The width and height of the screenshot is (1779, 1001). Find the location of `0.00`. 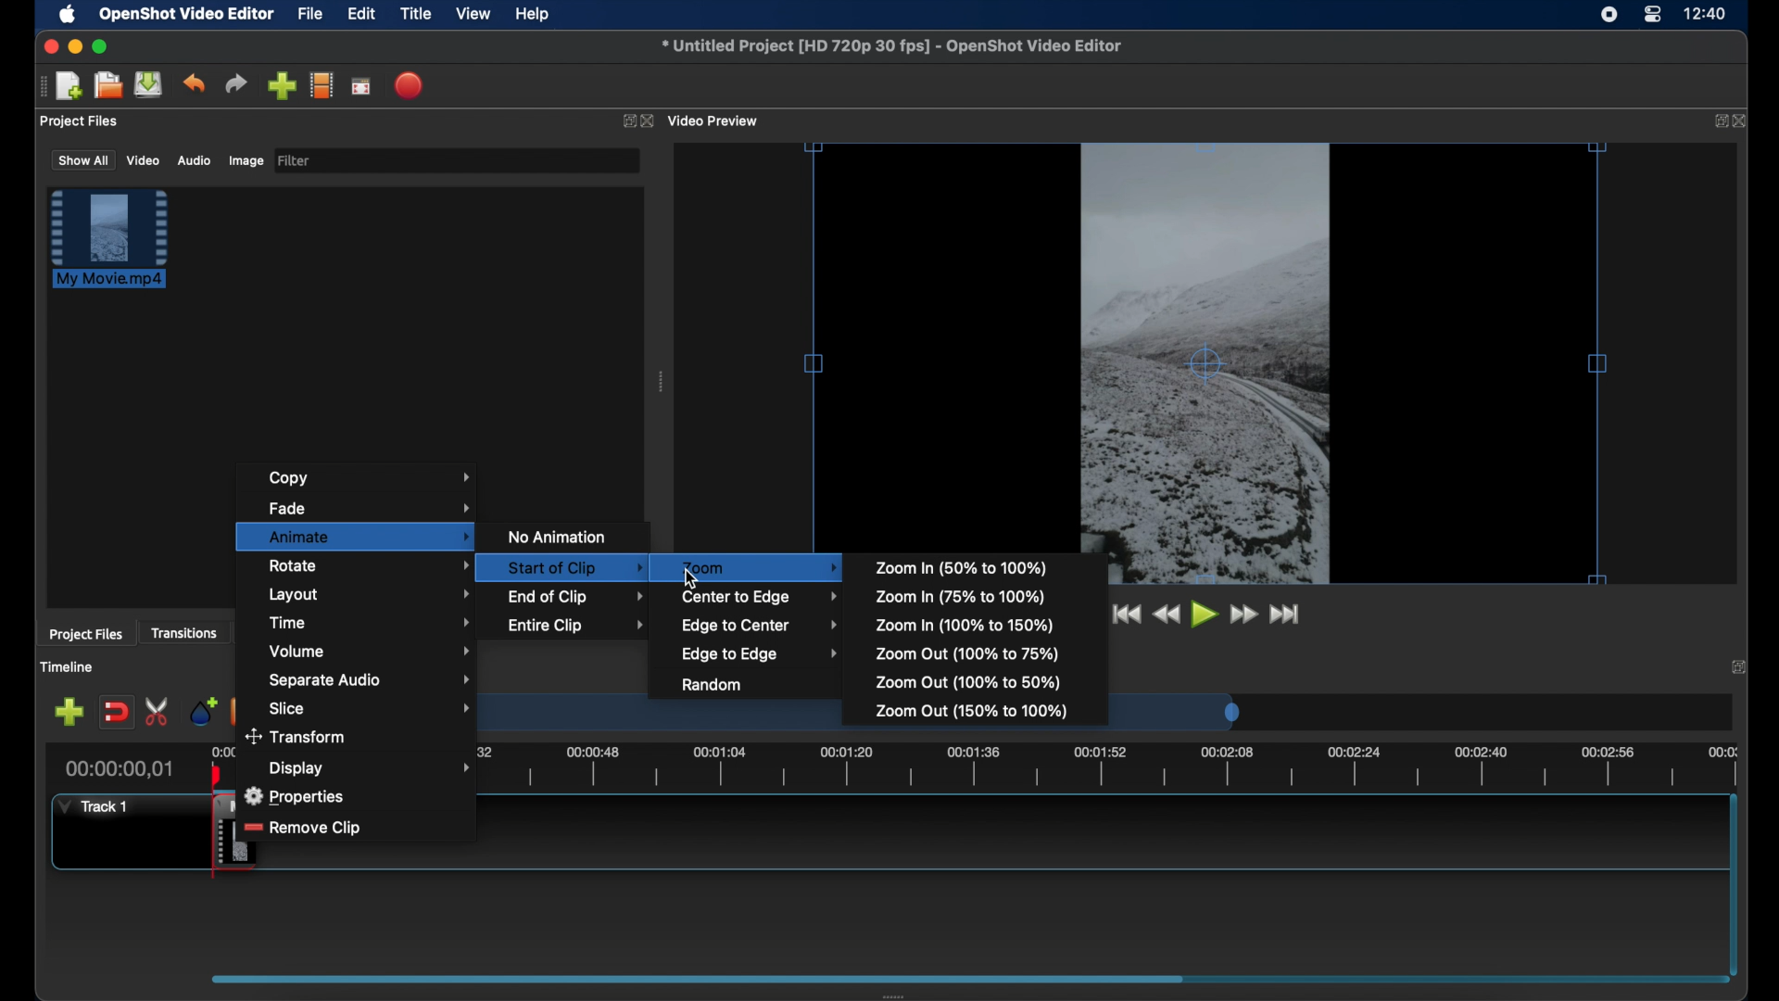

0.00 is located at coordinates (219, 752).